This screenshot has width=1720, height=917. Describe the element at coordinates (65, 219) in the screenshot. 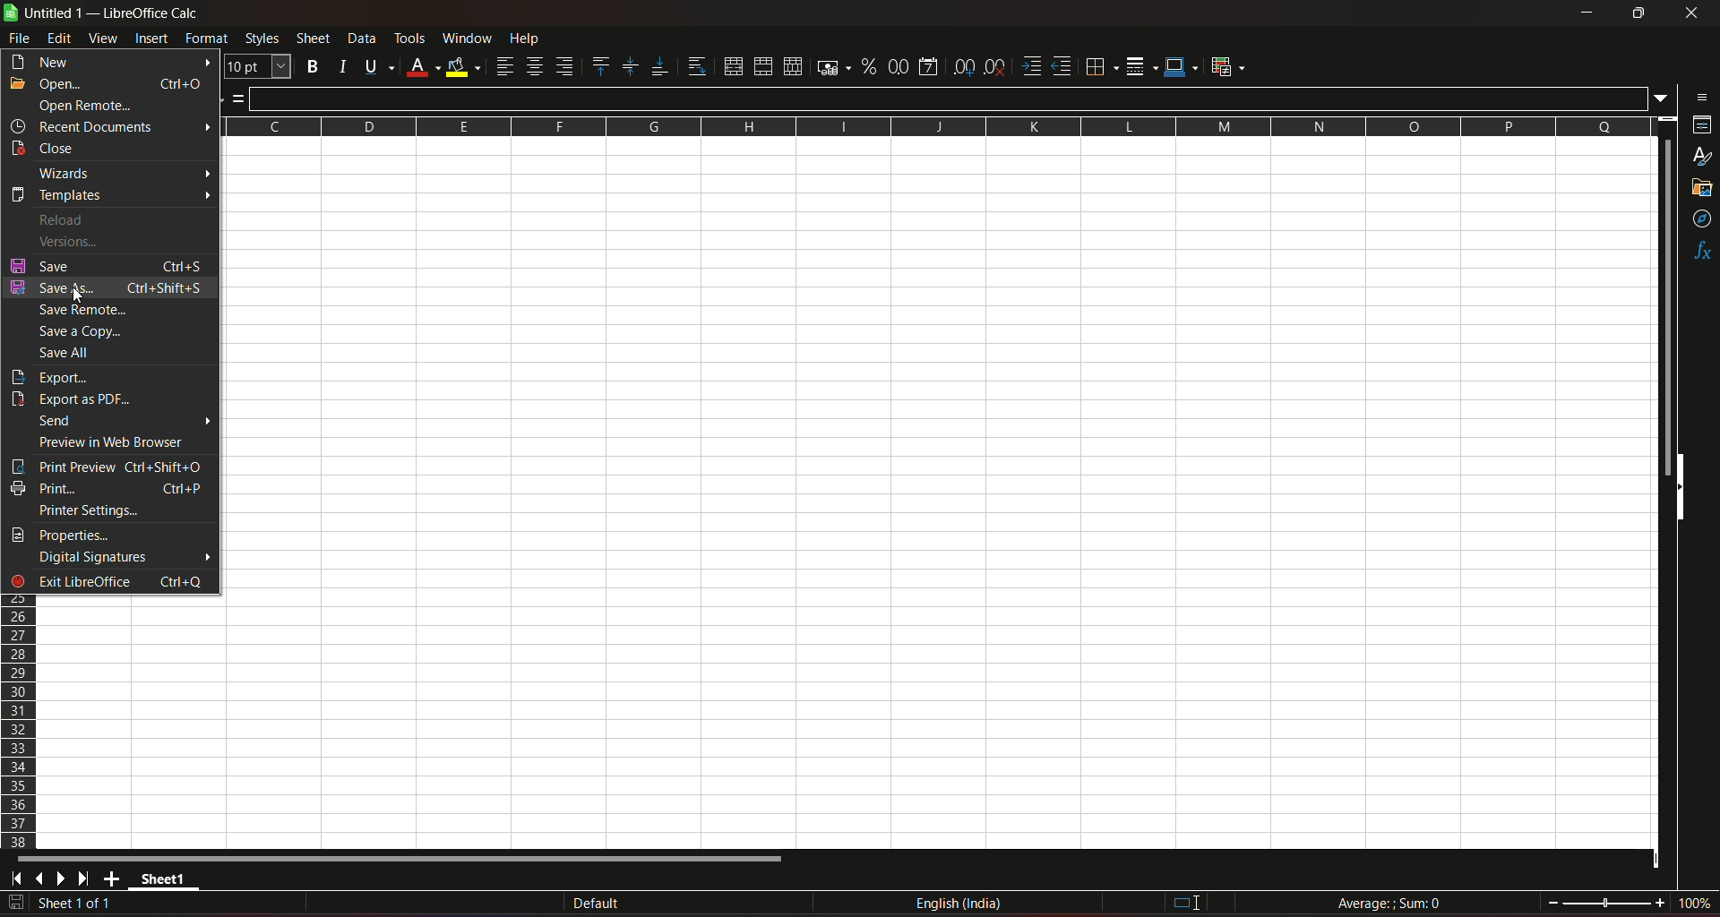

I see `reload` at that location.